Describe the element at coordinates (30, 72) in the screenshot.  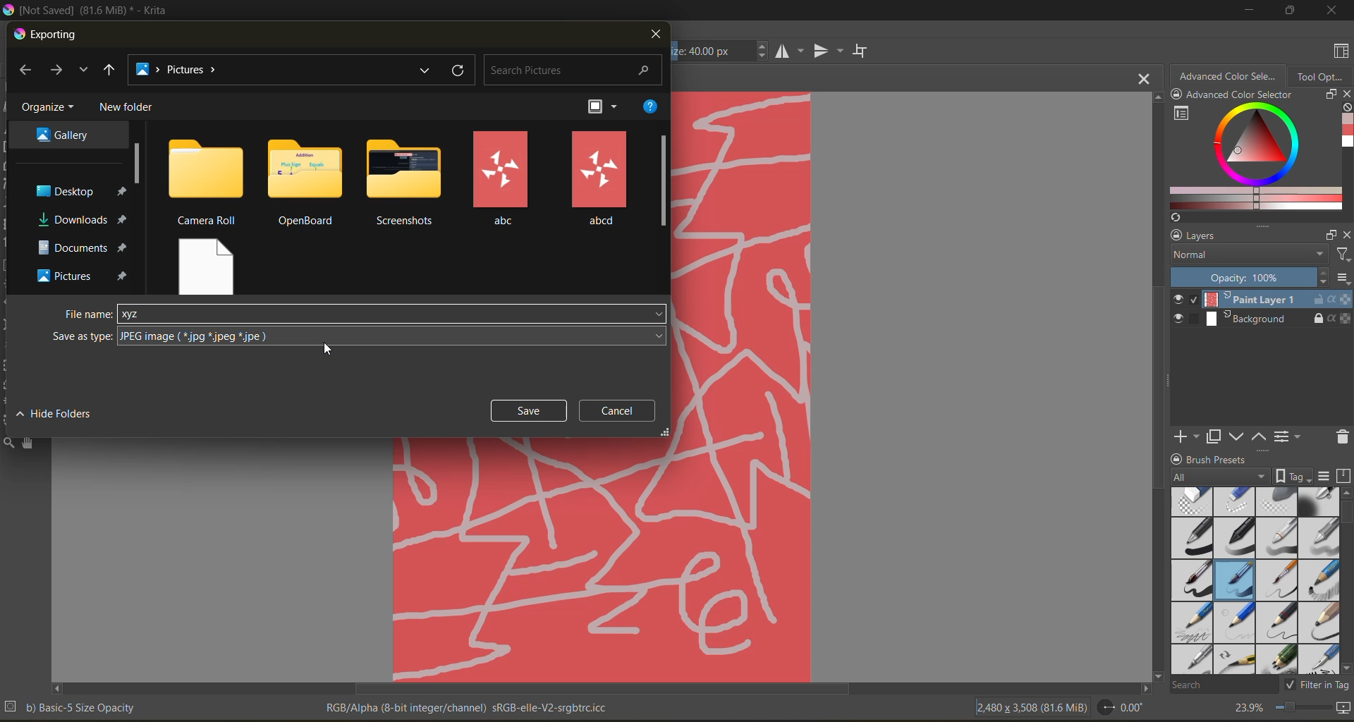
I see `back` at that location.